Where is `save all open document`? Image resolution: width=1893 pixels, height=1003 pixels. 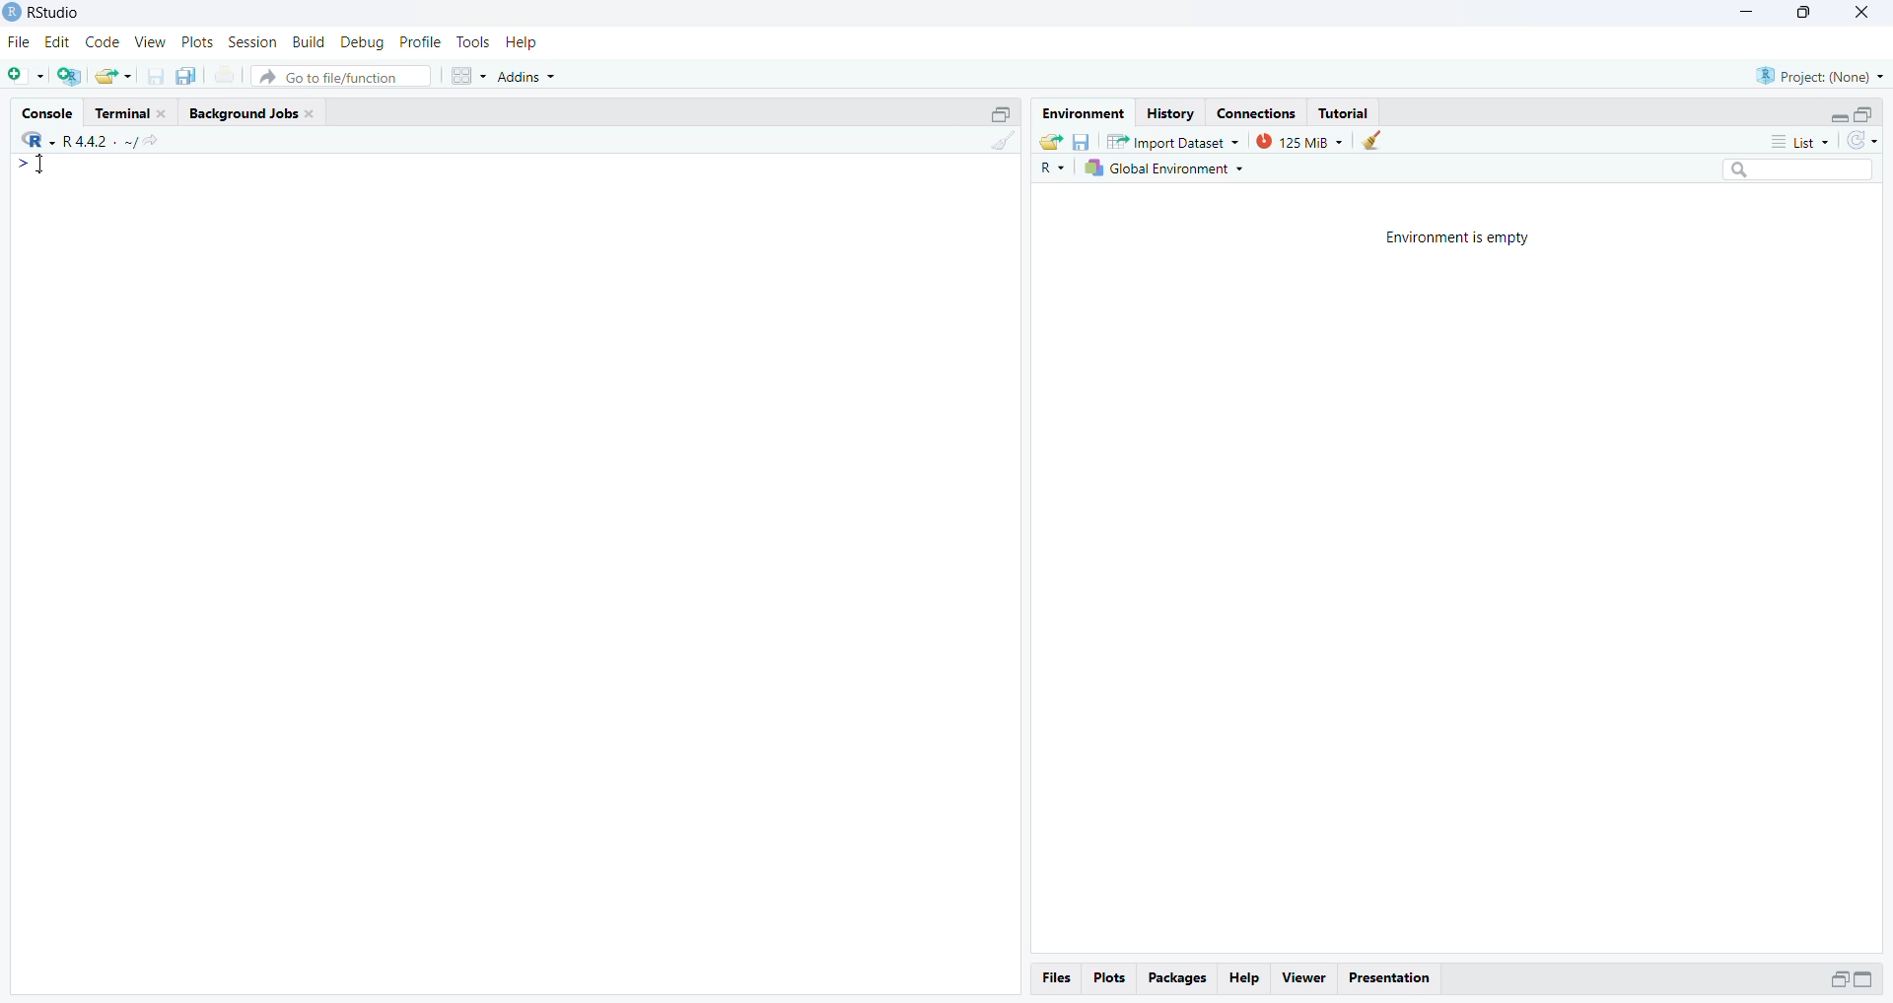
save all open document is located at coordinates (189, 76).